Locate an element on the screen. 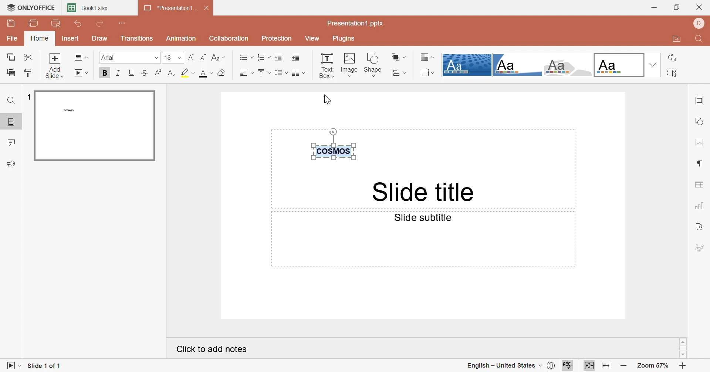 The height and width of the screenshot is (372, 710). Protection is located at coordinates (275, 39).